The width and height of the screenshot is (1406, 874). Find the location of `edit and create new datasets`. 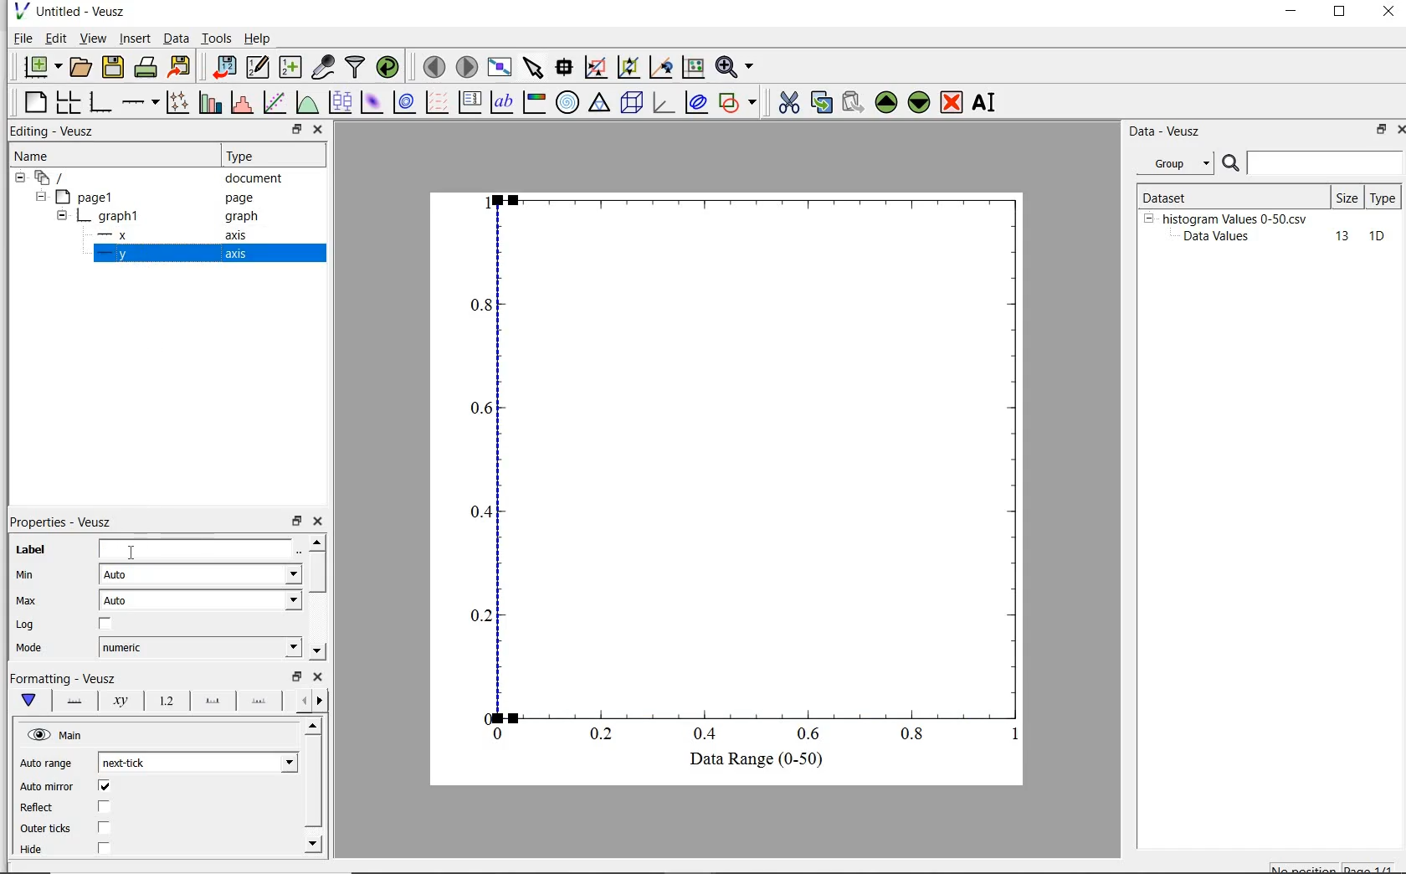

edit and create new datasets is located at coordinates (258, 66).